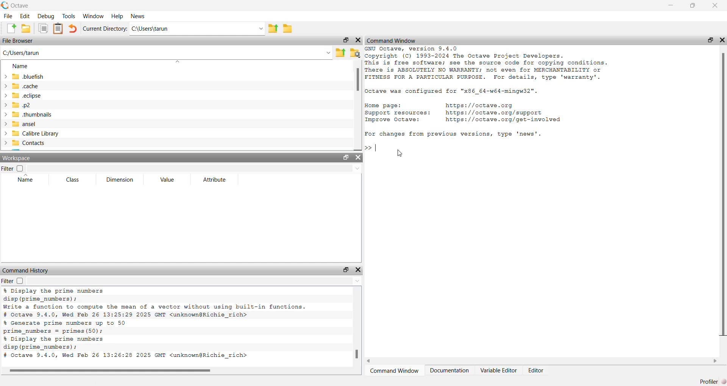 This screenshot has width=727, height=386. Describe the element at coordinates (26, 28) in the screenshot. I see `add folder` at that location.